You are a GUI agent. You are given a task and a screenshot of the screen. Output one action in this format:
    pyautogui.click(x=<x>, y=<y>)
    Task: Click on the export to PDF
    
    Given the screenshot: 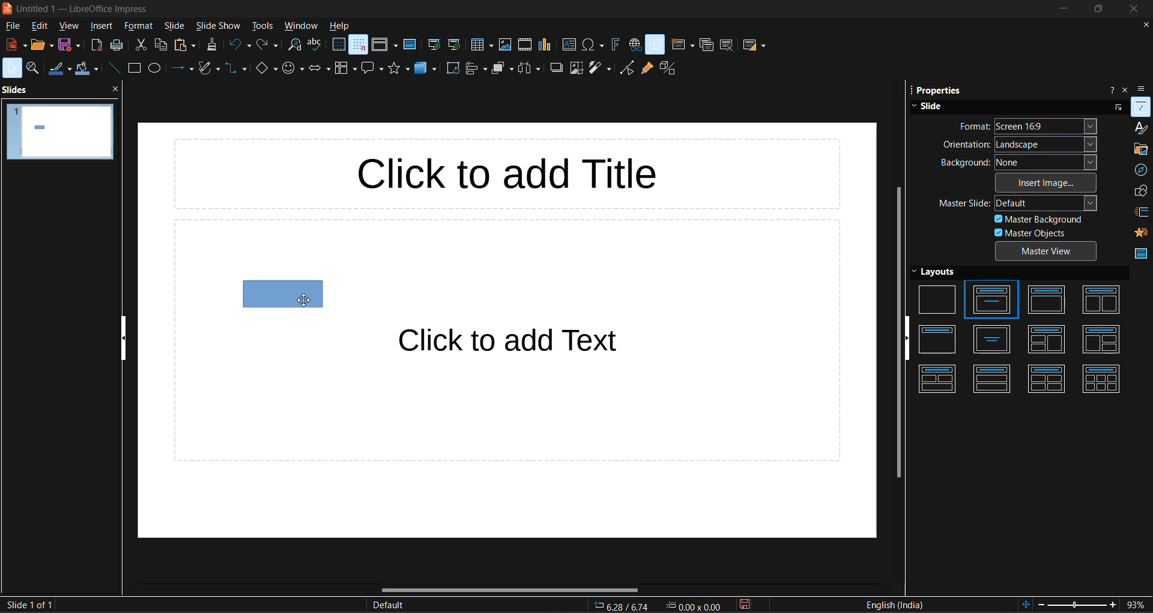 What is the action you would take?
    pyautogui.click(x=97, y=44)
    